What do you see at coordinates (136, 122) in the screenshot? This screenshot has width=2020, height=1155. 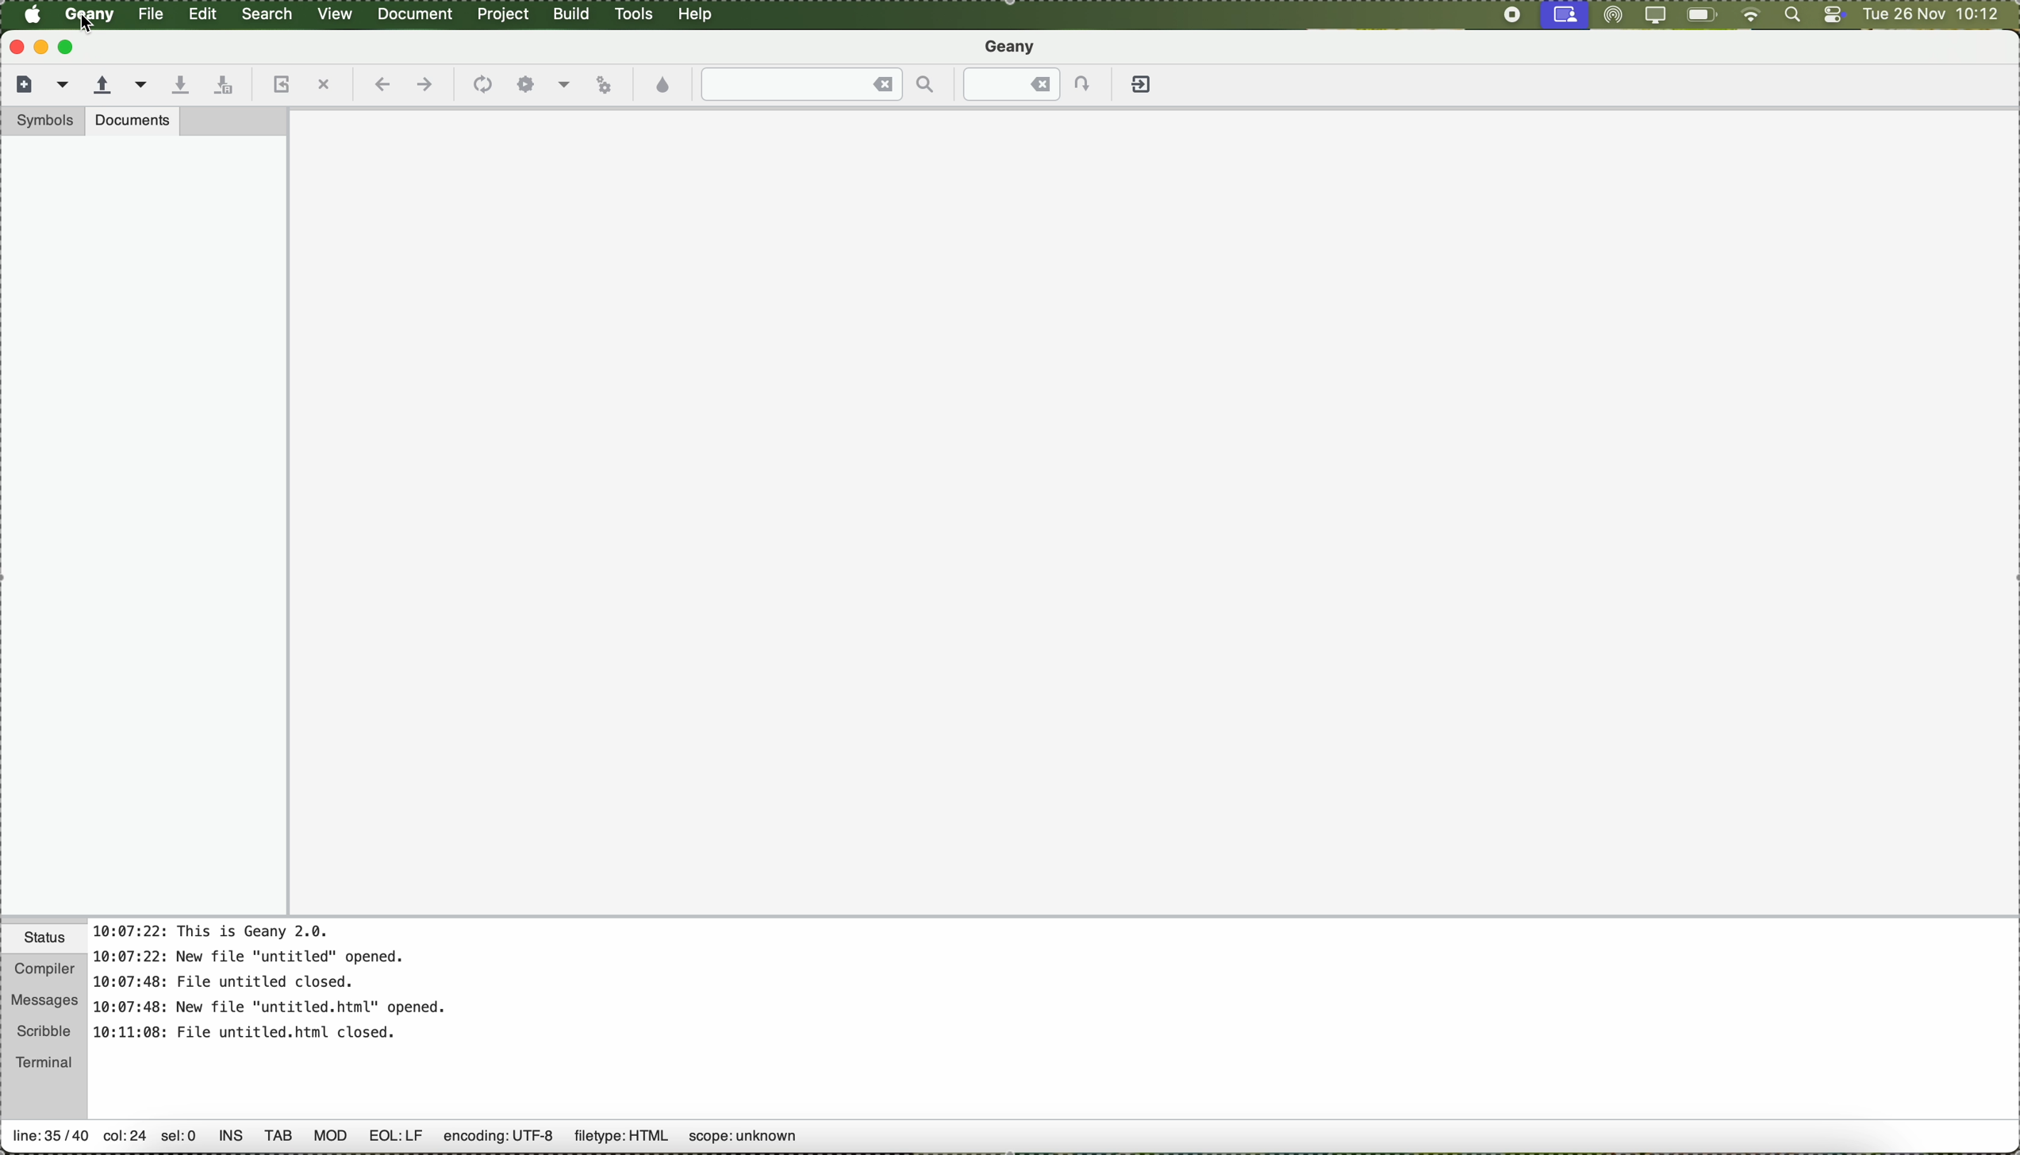 I see `documents` at bounding box center [136, 122].